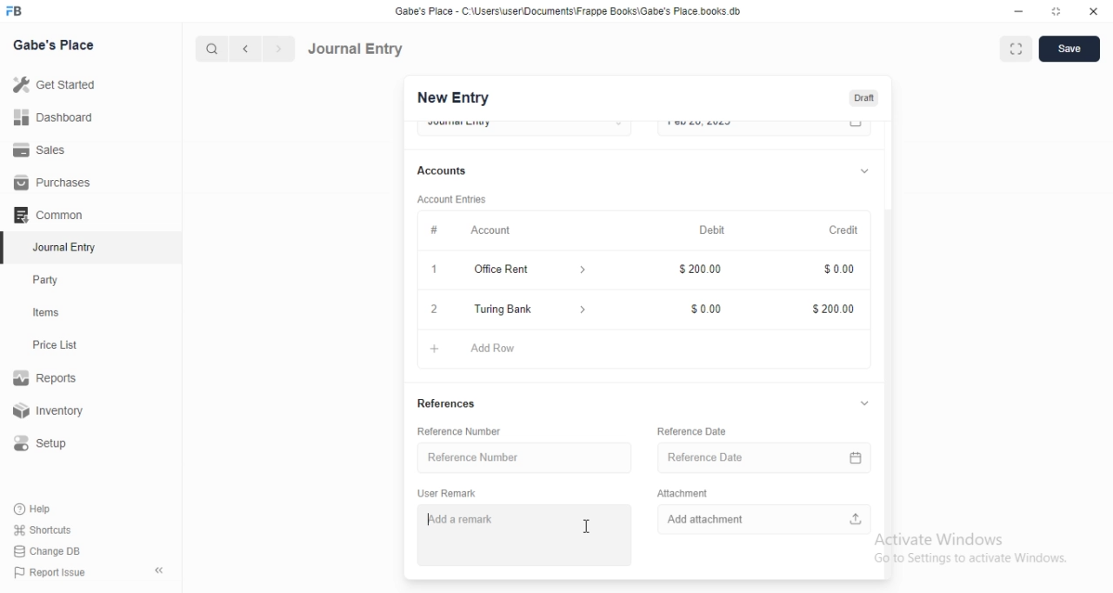  I want to click on Reference Date, so click(696, 428).